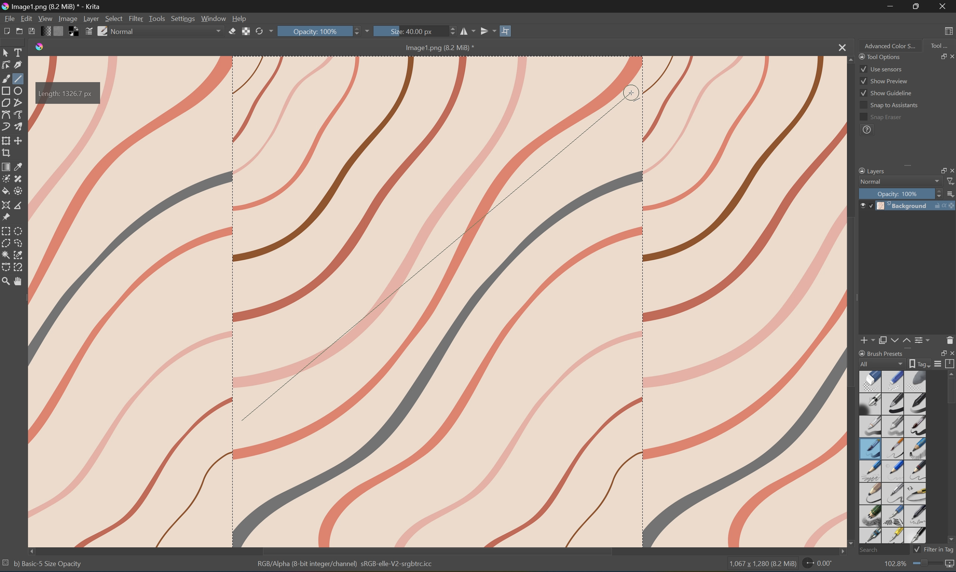 The height and width of the screenshot is (572, 956). Describe the element at coordinates (907, 341) in the screenshot. I see `Move layer or mask up` at that location.